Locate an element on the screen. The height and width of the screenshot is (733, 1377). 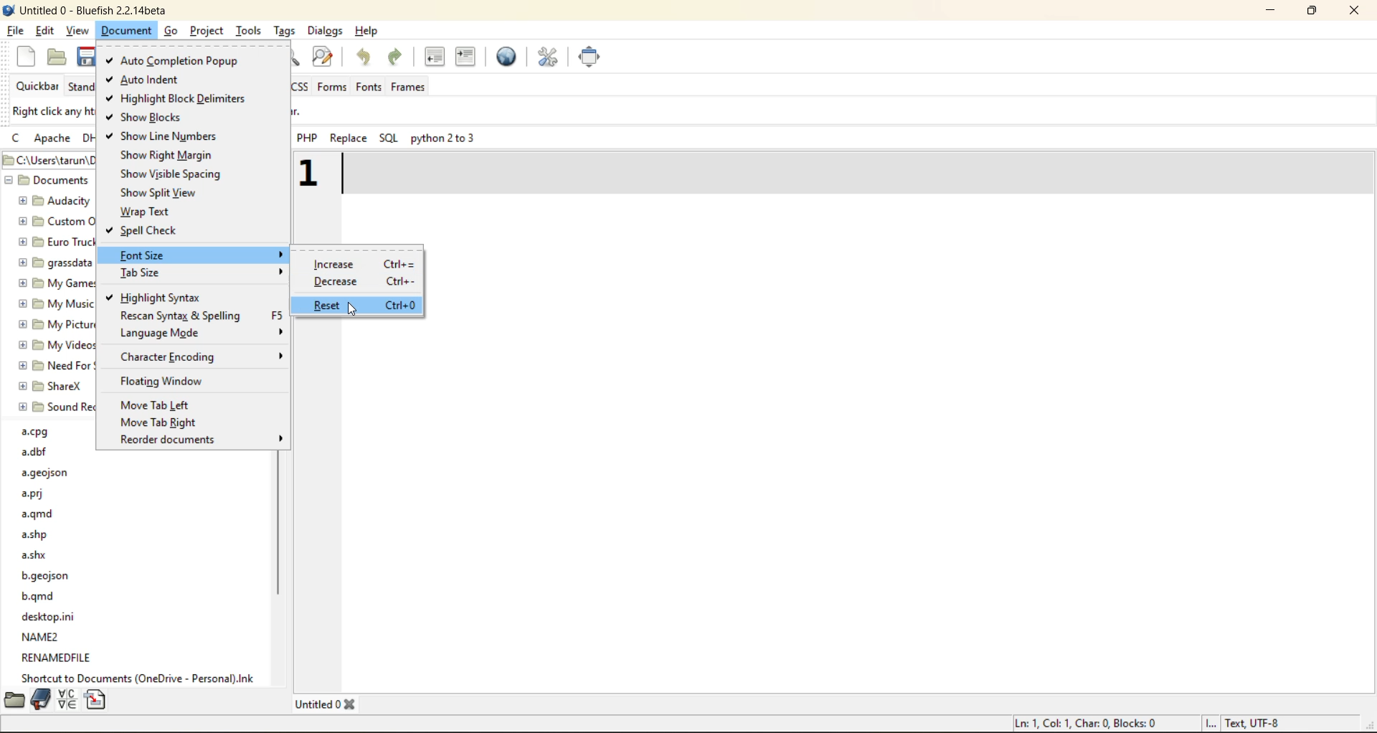
show blocks is located at coordinates (155, 118).